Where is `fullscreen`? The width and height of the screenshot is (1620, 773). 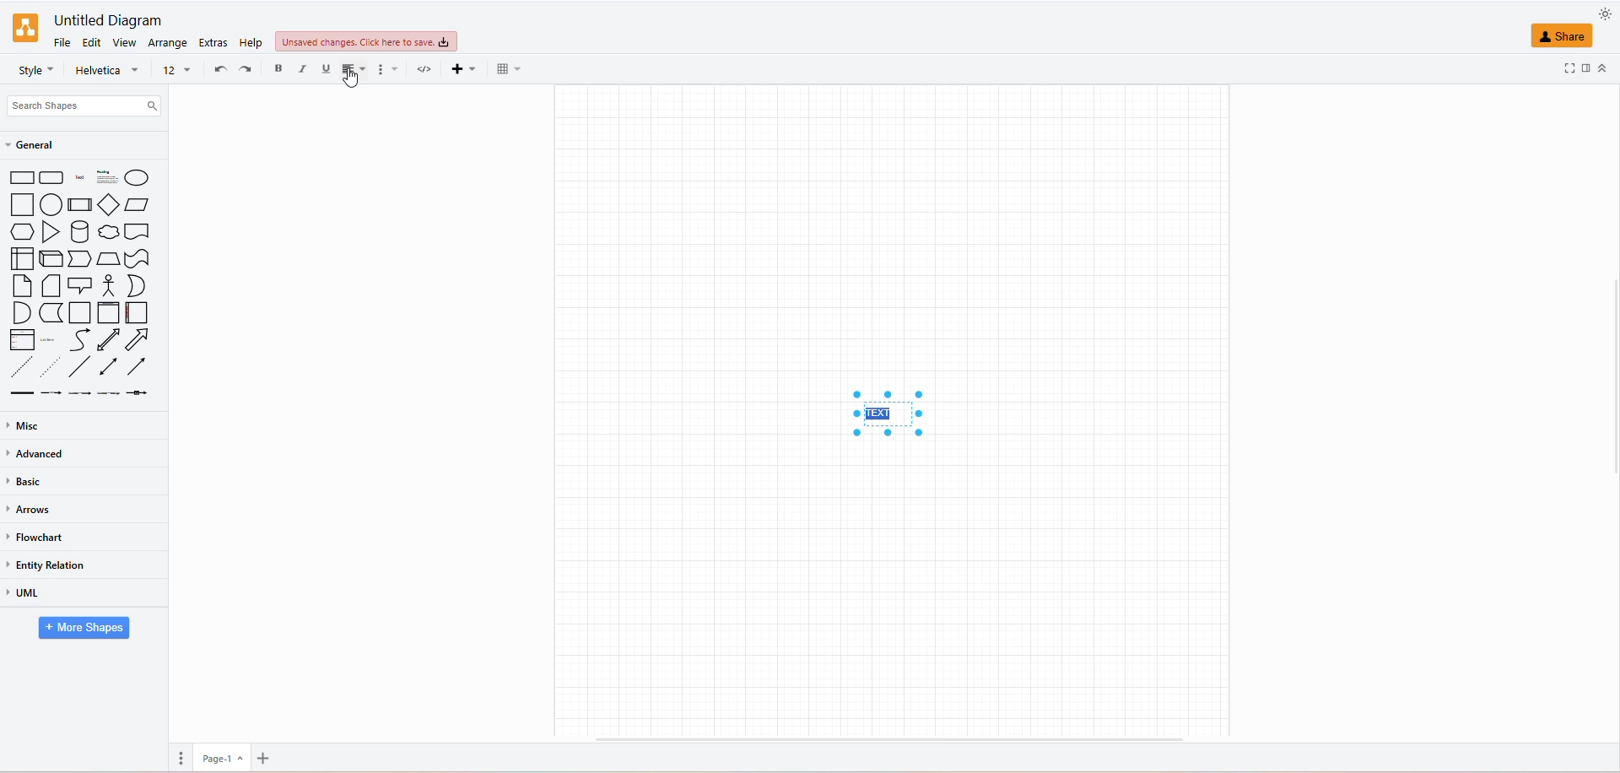
fullscreen is located at coordinates (1569, 67).